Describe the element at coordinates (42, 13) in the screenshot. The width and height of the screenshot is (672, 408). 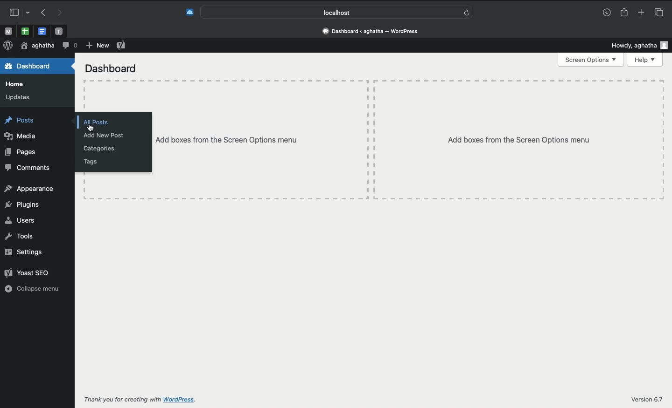
I see `Previous page` at that location.